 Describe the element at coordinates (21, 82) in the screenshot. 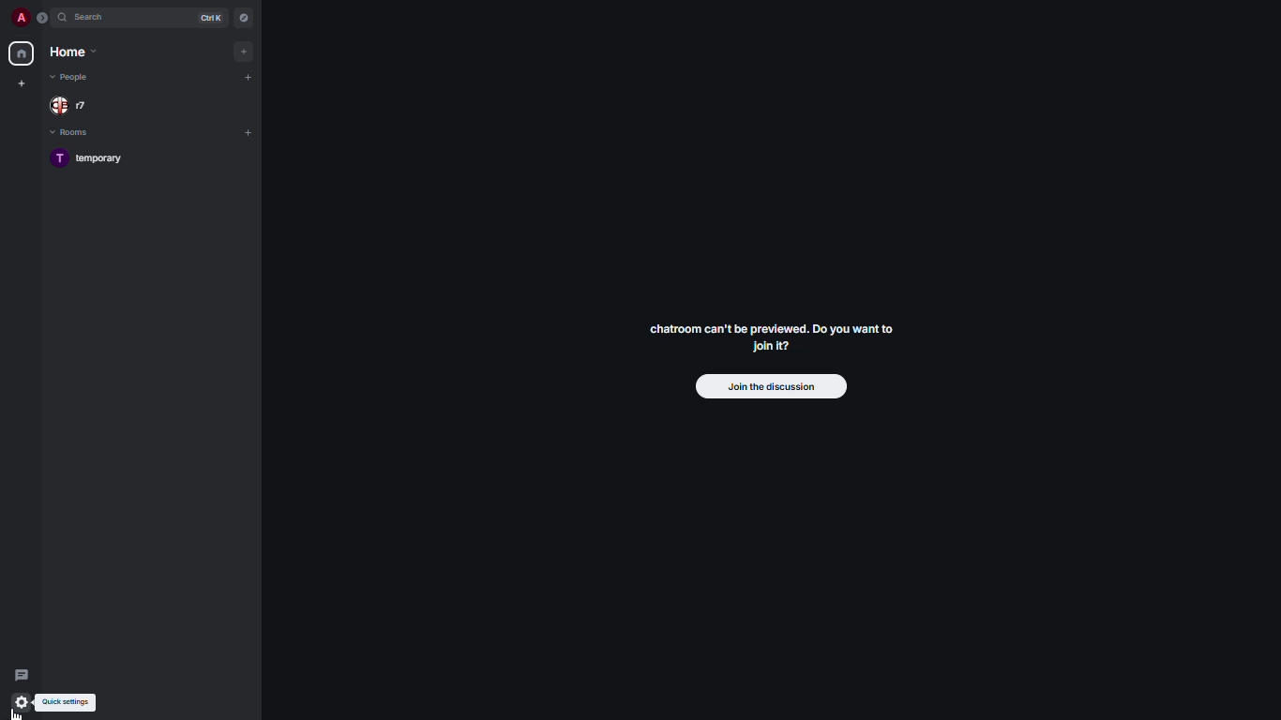

I see `create new space` at that location.